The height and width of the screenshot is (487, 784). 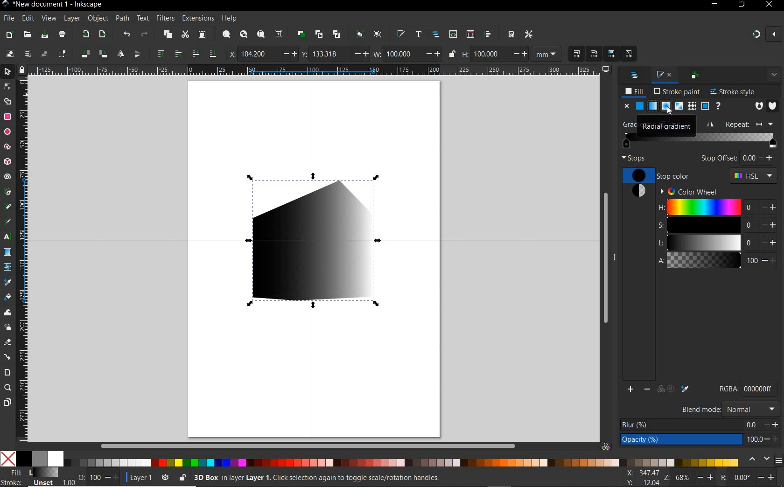 What do you see at coordinates (759, 107) in the screenshot?
I see `CREATE HOLES IN THE FILL` at bounding box center [759, 107].